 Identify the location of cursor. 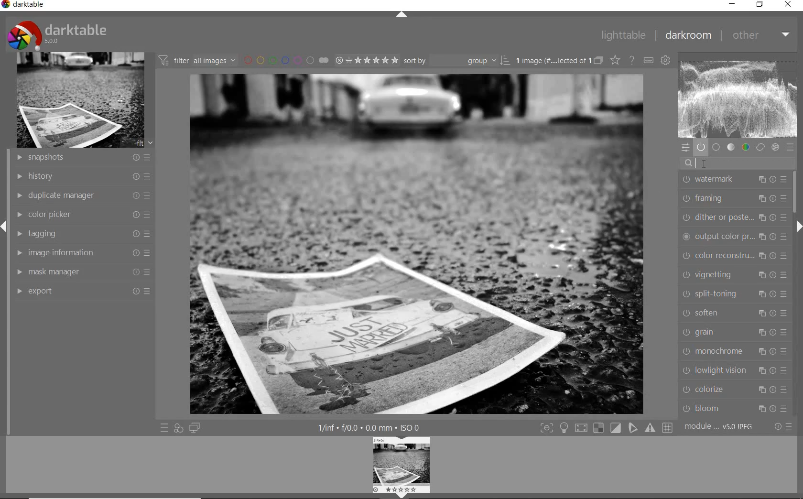
(696, 164).